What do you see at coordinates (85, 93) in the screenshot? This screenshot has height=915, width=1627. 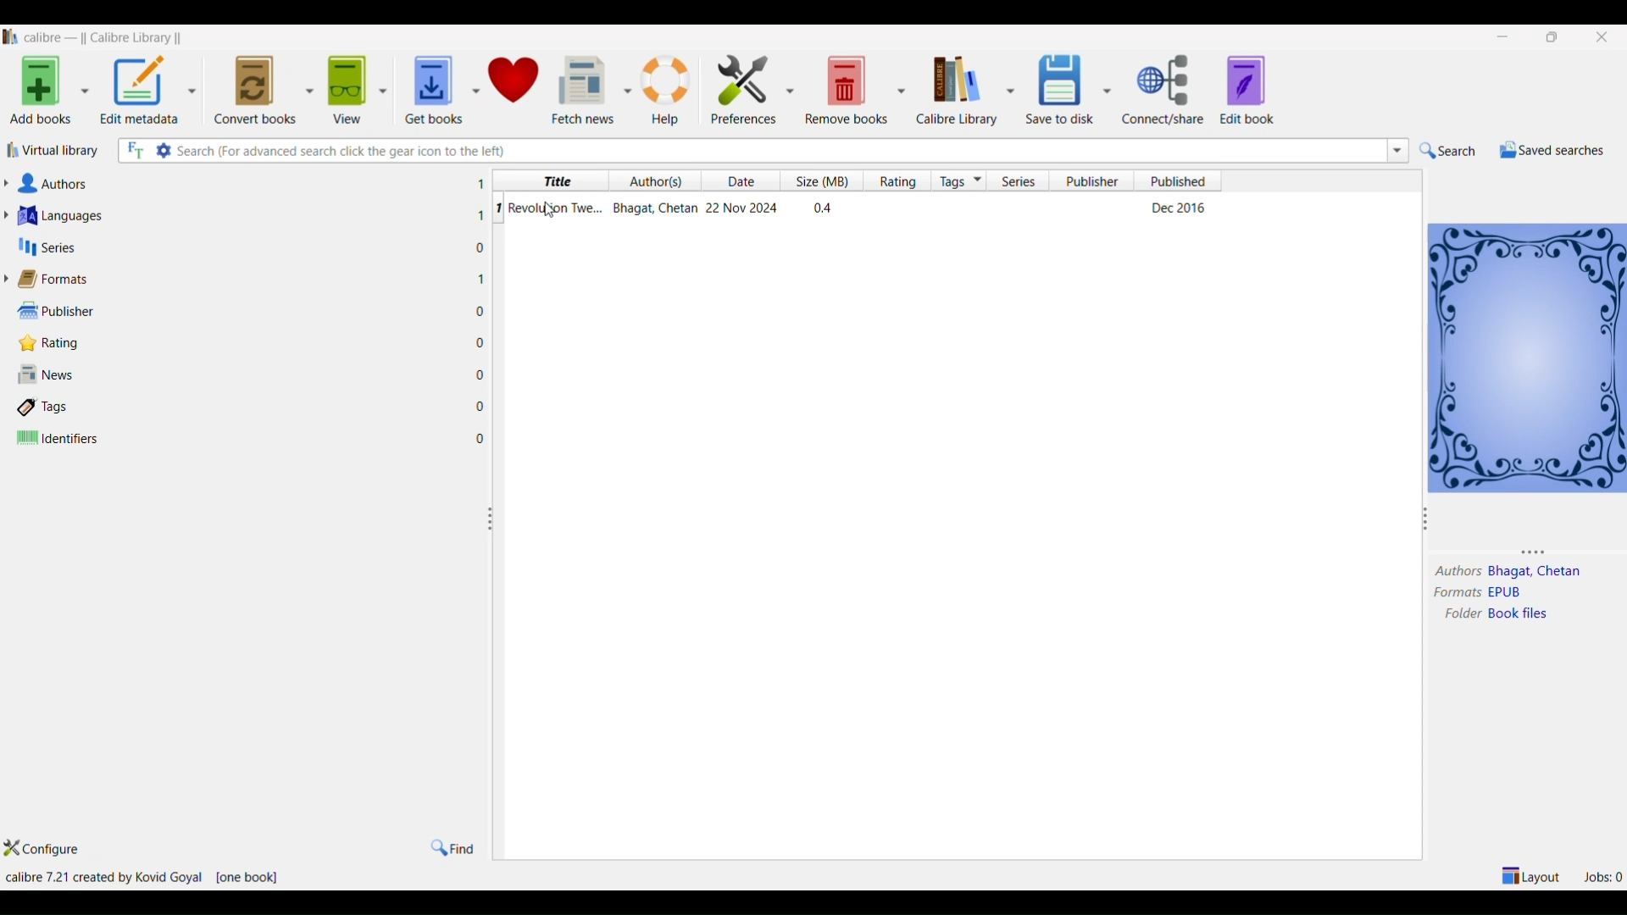 I see `add books option dropdown button` at bounding box center [85, 93].